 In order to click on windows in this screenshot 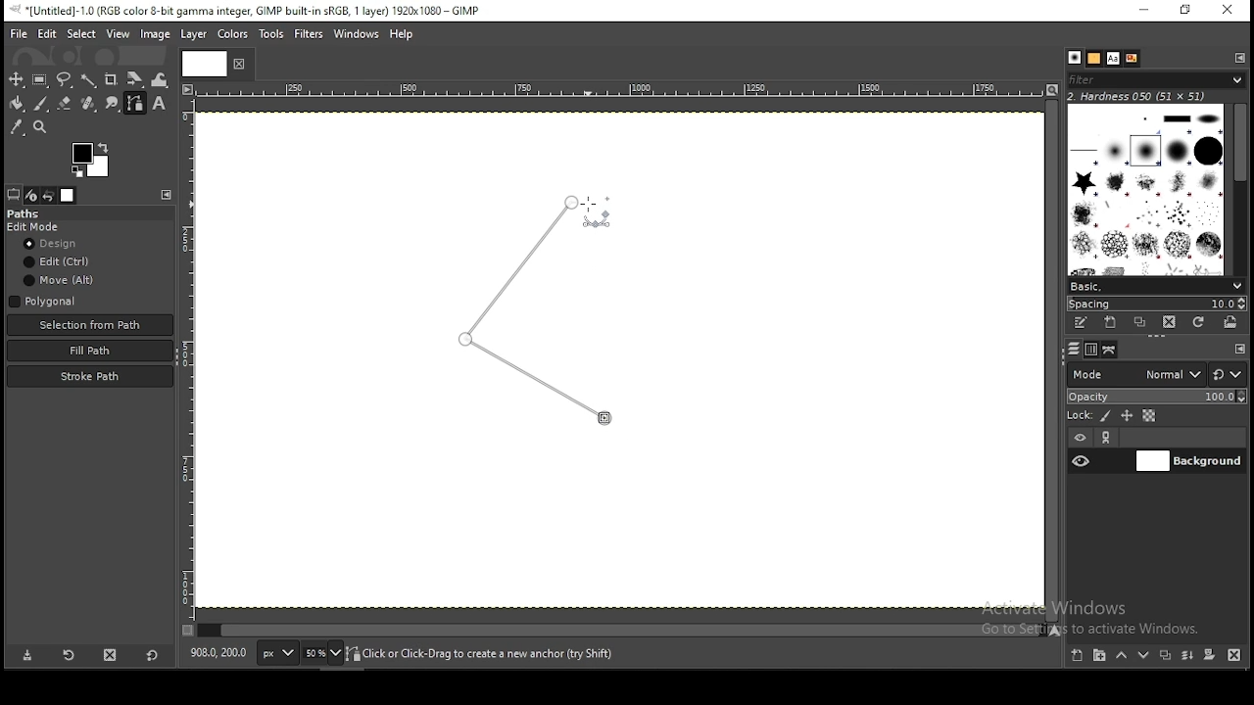, I will do `click(356, 32)`.